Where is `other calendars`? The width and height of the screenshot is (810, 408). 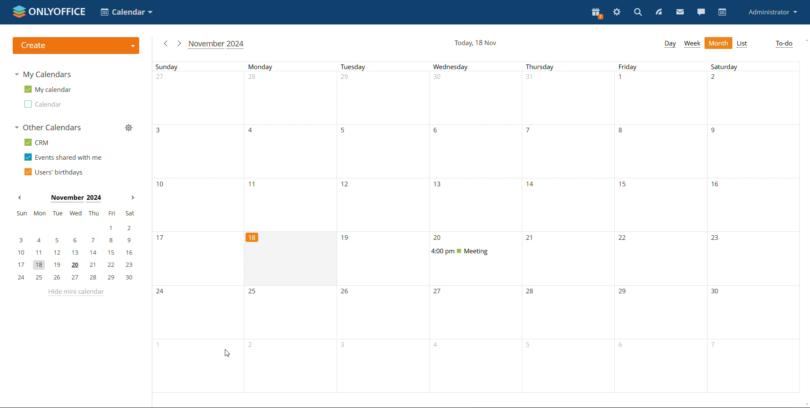
other calendars is located at coordinates (48, 127).